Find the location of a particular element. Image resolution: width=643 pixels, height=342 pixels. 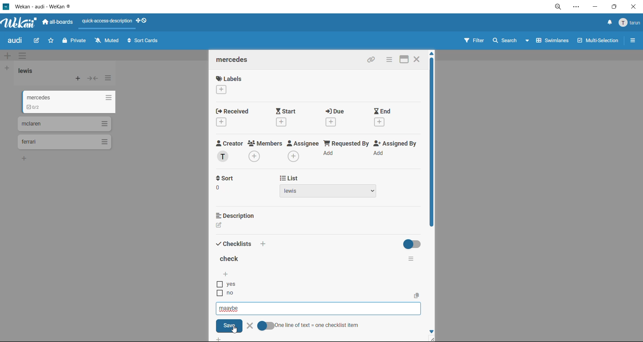

show desktop drag handles is located at coordinates (144, 21).